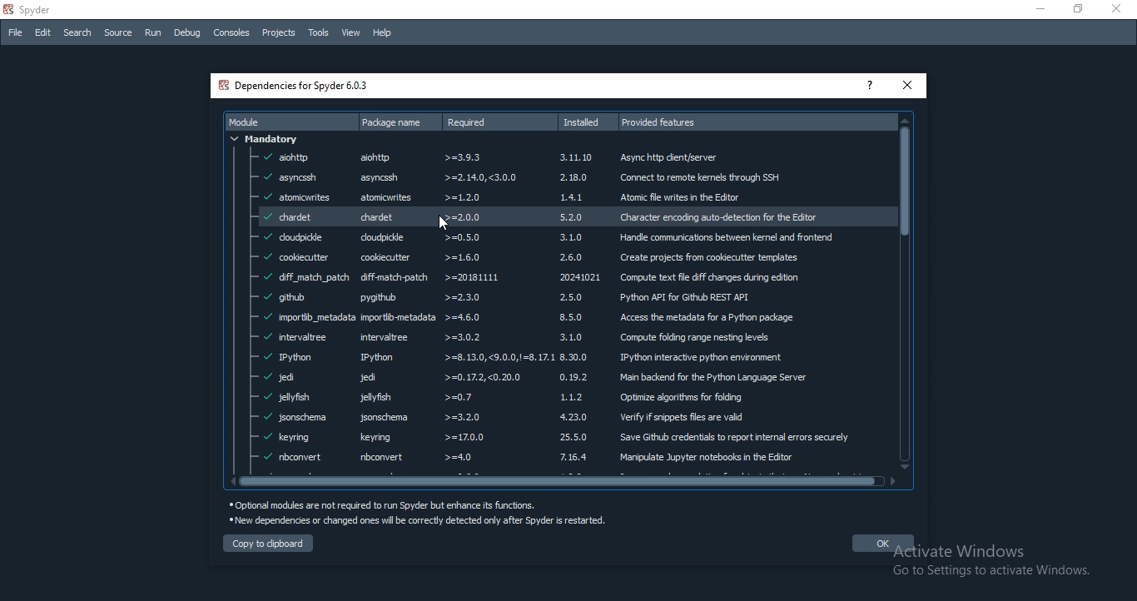 This screenshot has width=1137, height=601. What do you see at coordinates (1080, 10) in the screenshot?
I see `Restore` at bounding box center [1080, 10].